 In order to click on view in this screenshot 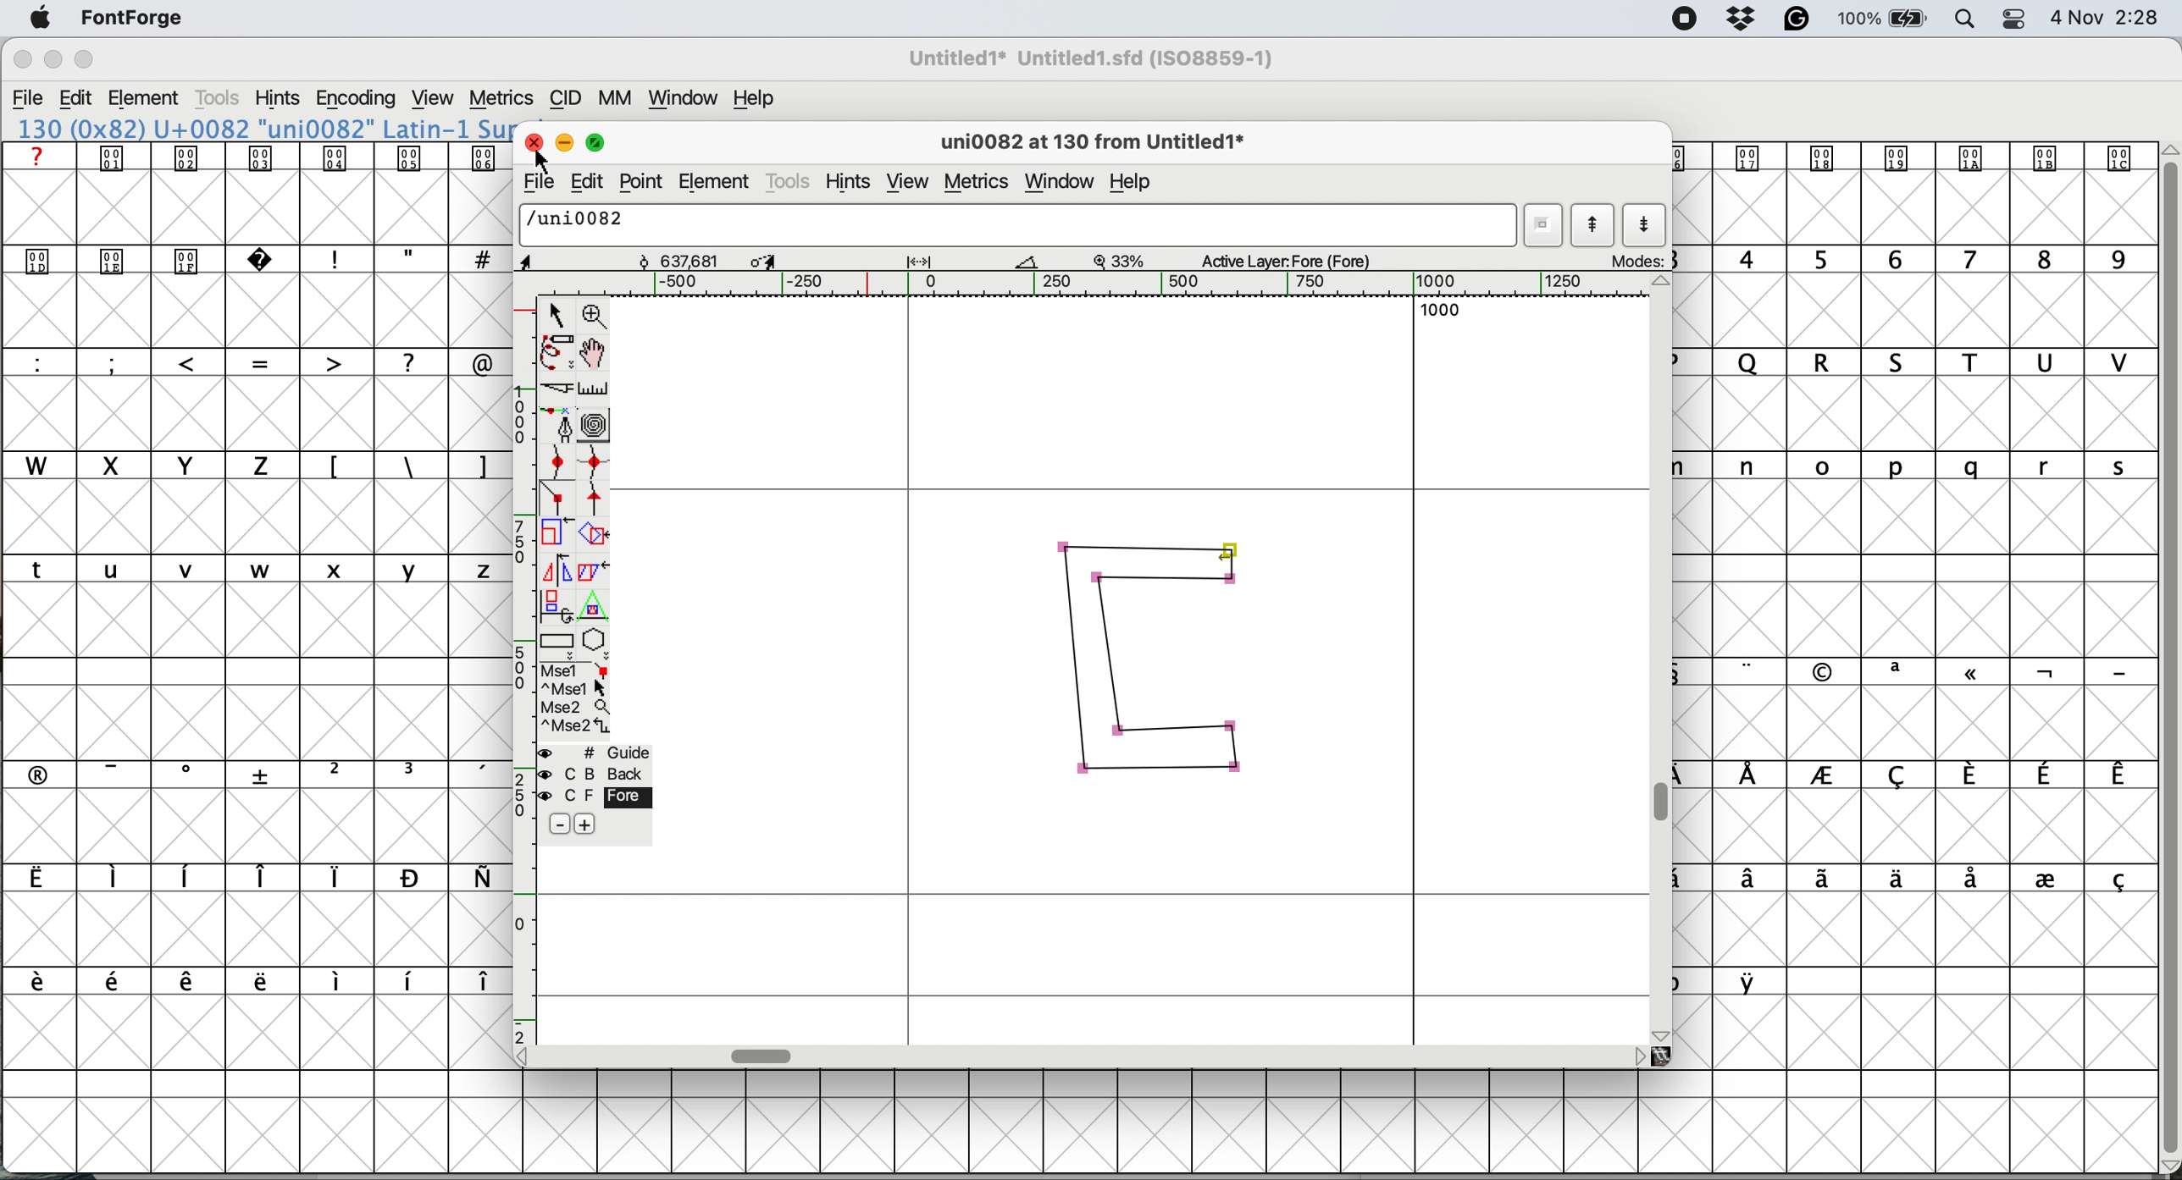, I will do `click(435, 98)`.